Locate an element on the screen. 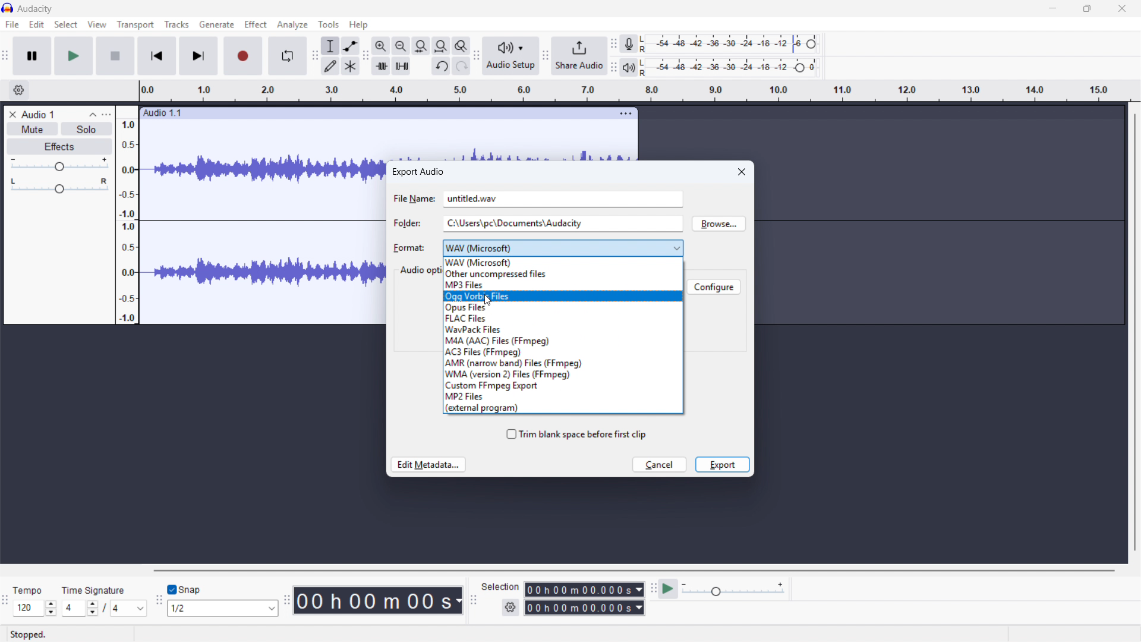 Image resolution: width=1141 pixels, height=642 pixels. Enable loop  is located at coordinates (288, 55).